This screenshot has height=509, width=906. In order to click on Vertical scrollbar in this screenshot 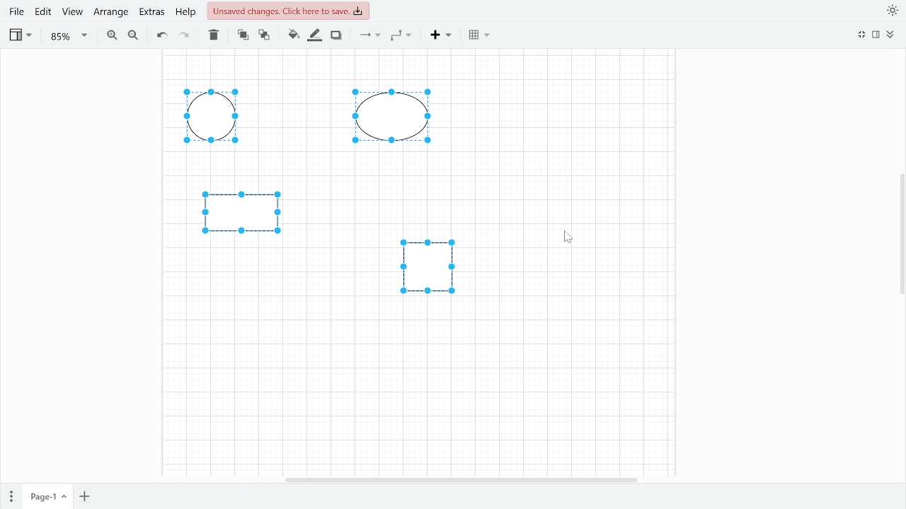, I will do `click(899, 235)`.